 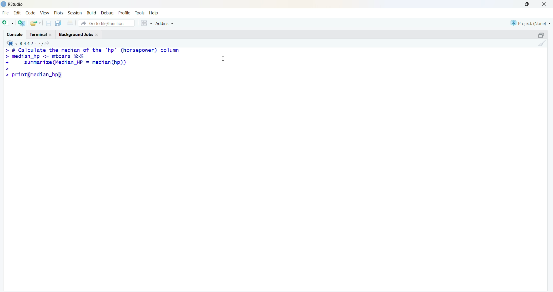 I want to click on RStudio, so click(x=17, y=4).